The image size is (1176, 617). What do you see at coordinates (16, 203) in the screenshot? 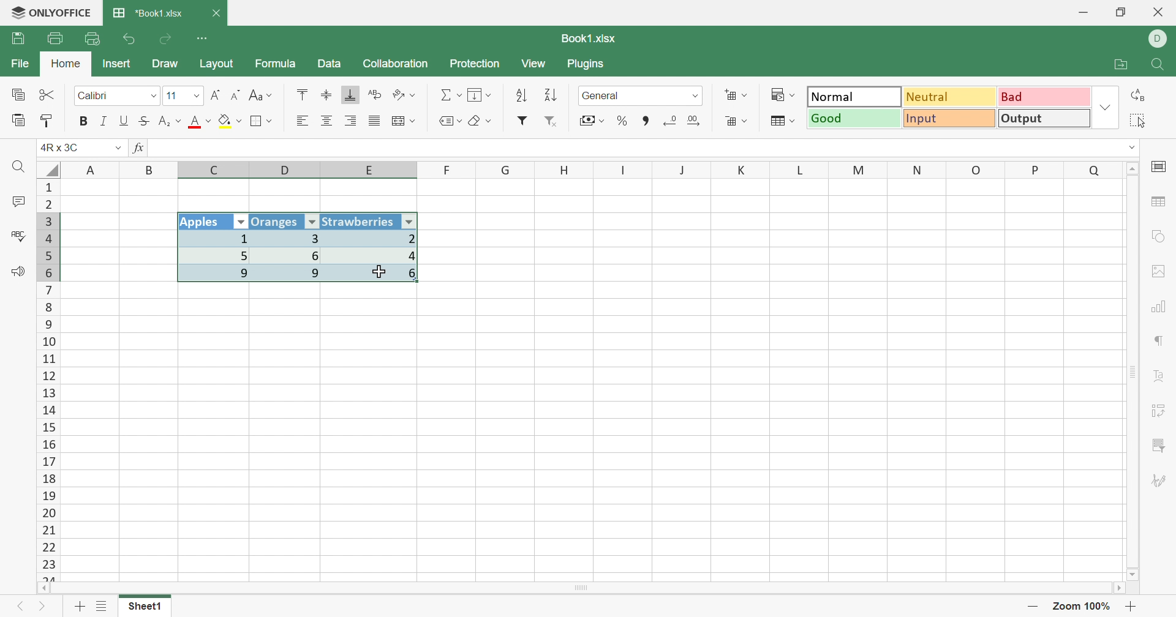
I see `Comments` at bounding box center [16, 203].